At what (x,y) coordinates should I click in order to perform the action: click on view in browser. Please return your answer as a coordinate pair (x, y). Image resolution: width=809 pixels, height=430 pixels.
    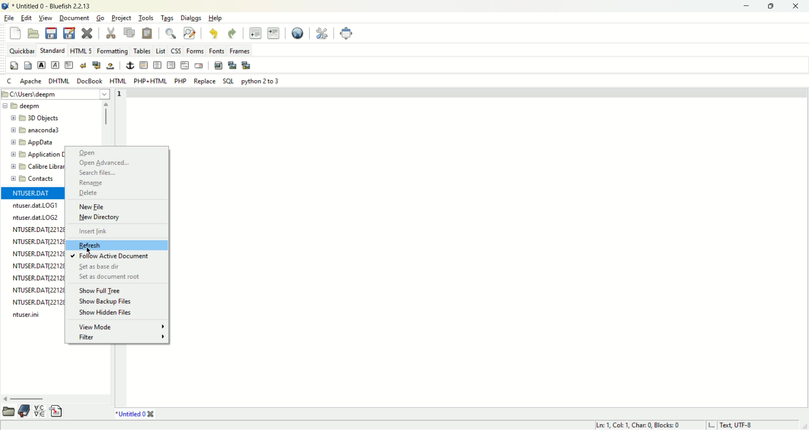
    Looking at the image, I should click on (298, 34).